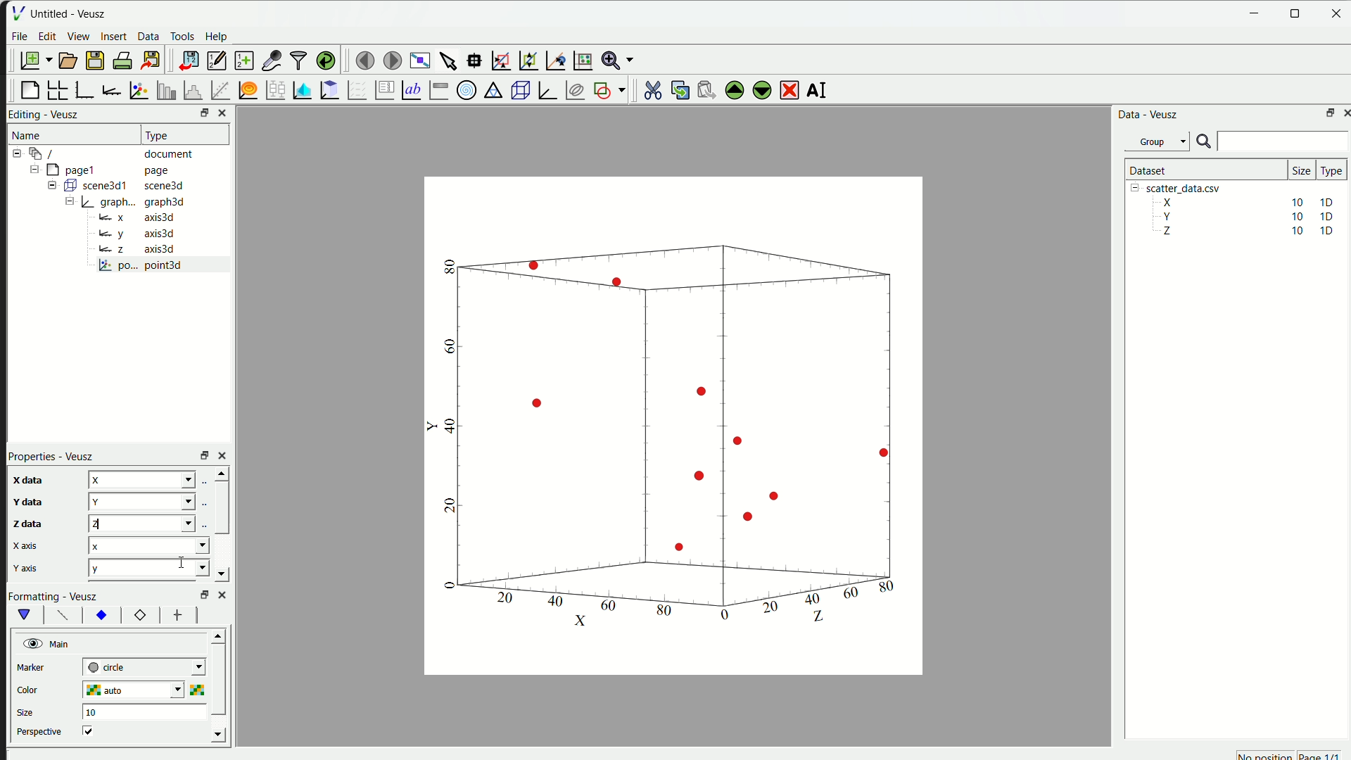 This screenshot has height=760, width=1351. What do you see at coordinates (1146, 115) in the screenshot?
I see `Data - Veusz` at bounding box center [1146, 115].